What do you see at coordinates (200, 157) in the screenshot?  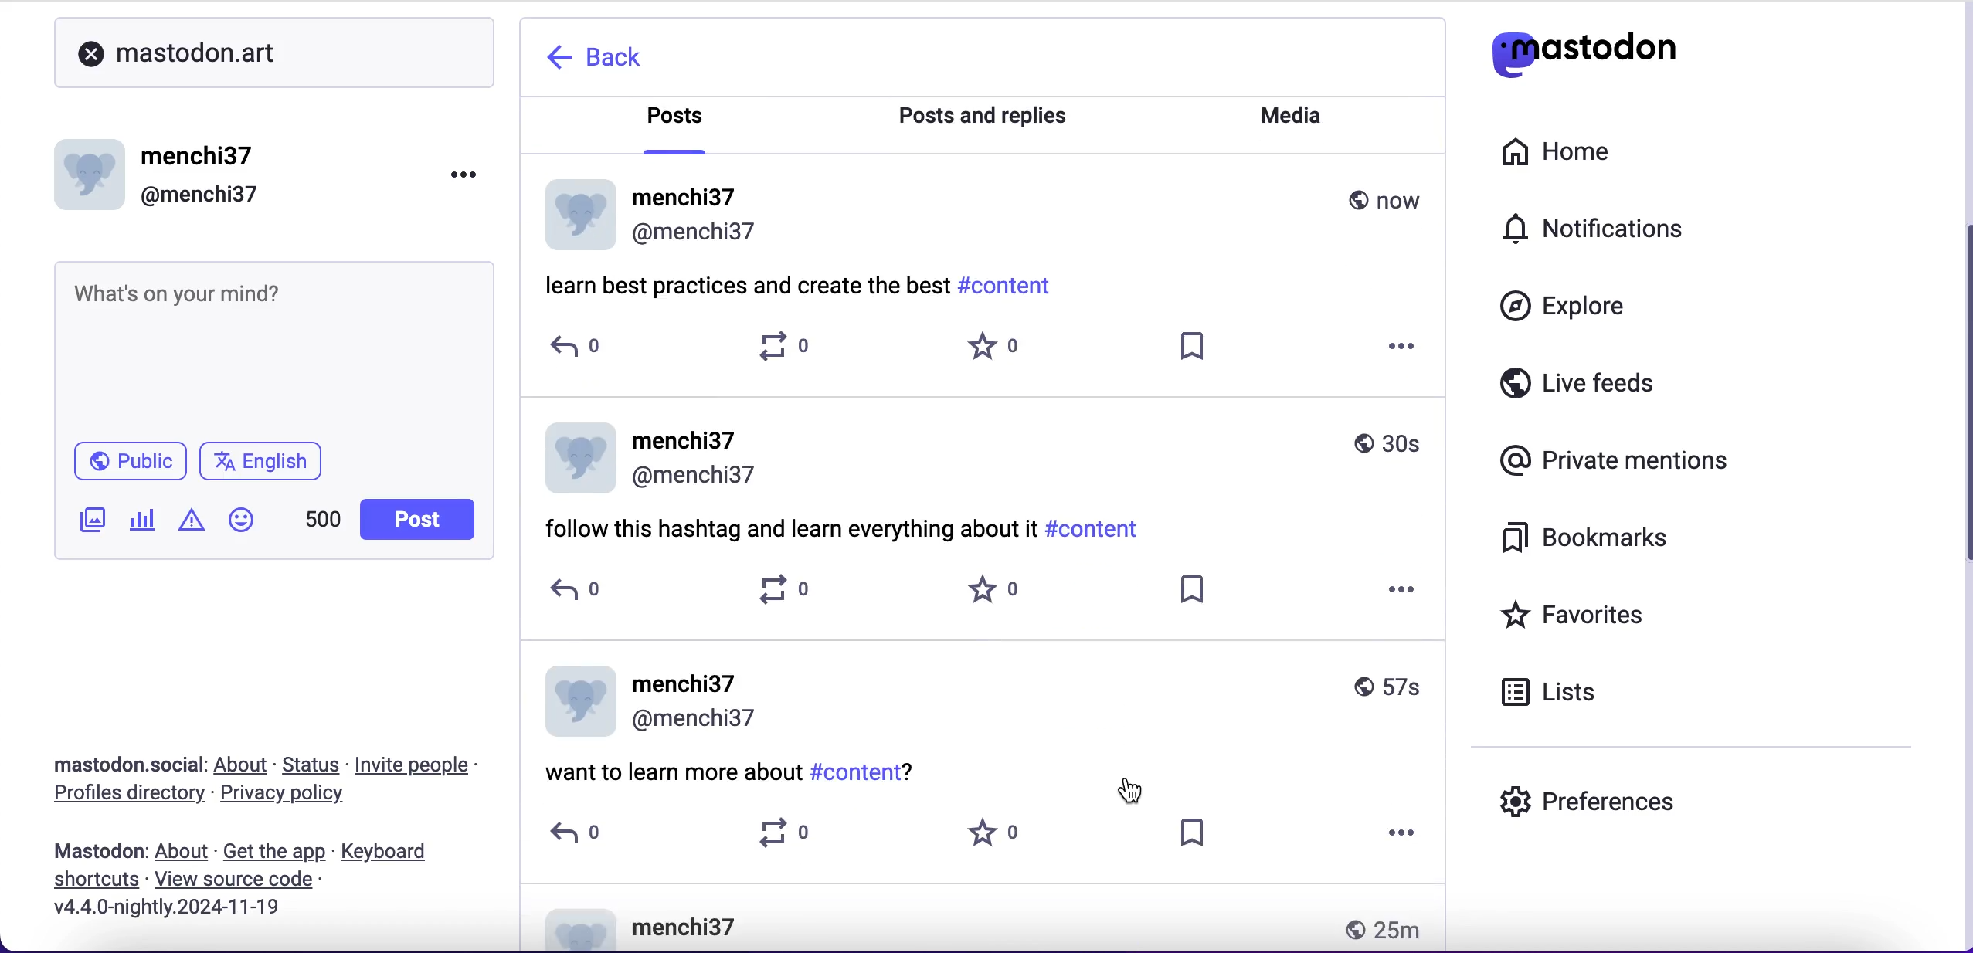 I see `menchi37` at bounding box center [200, 157].